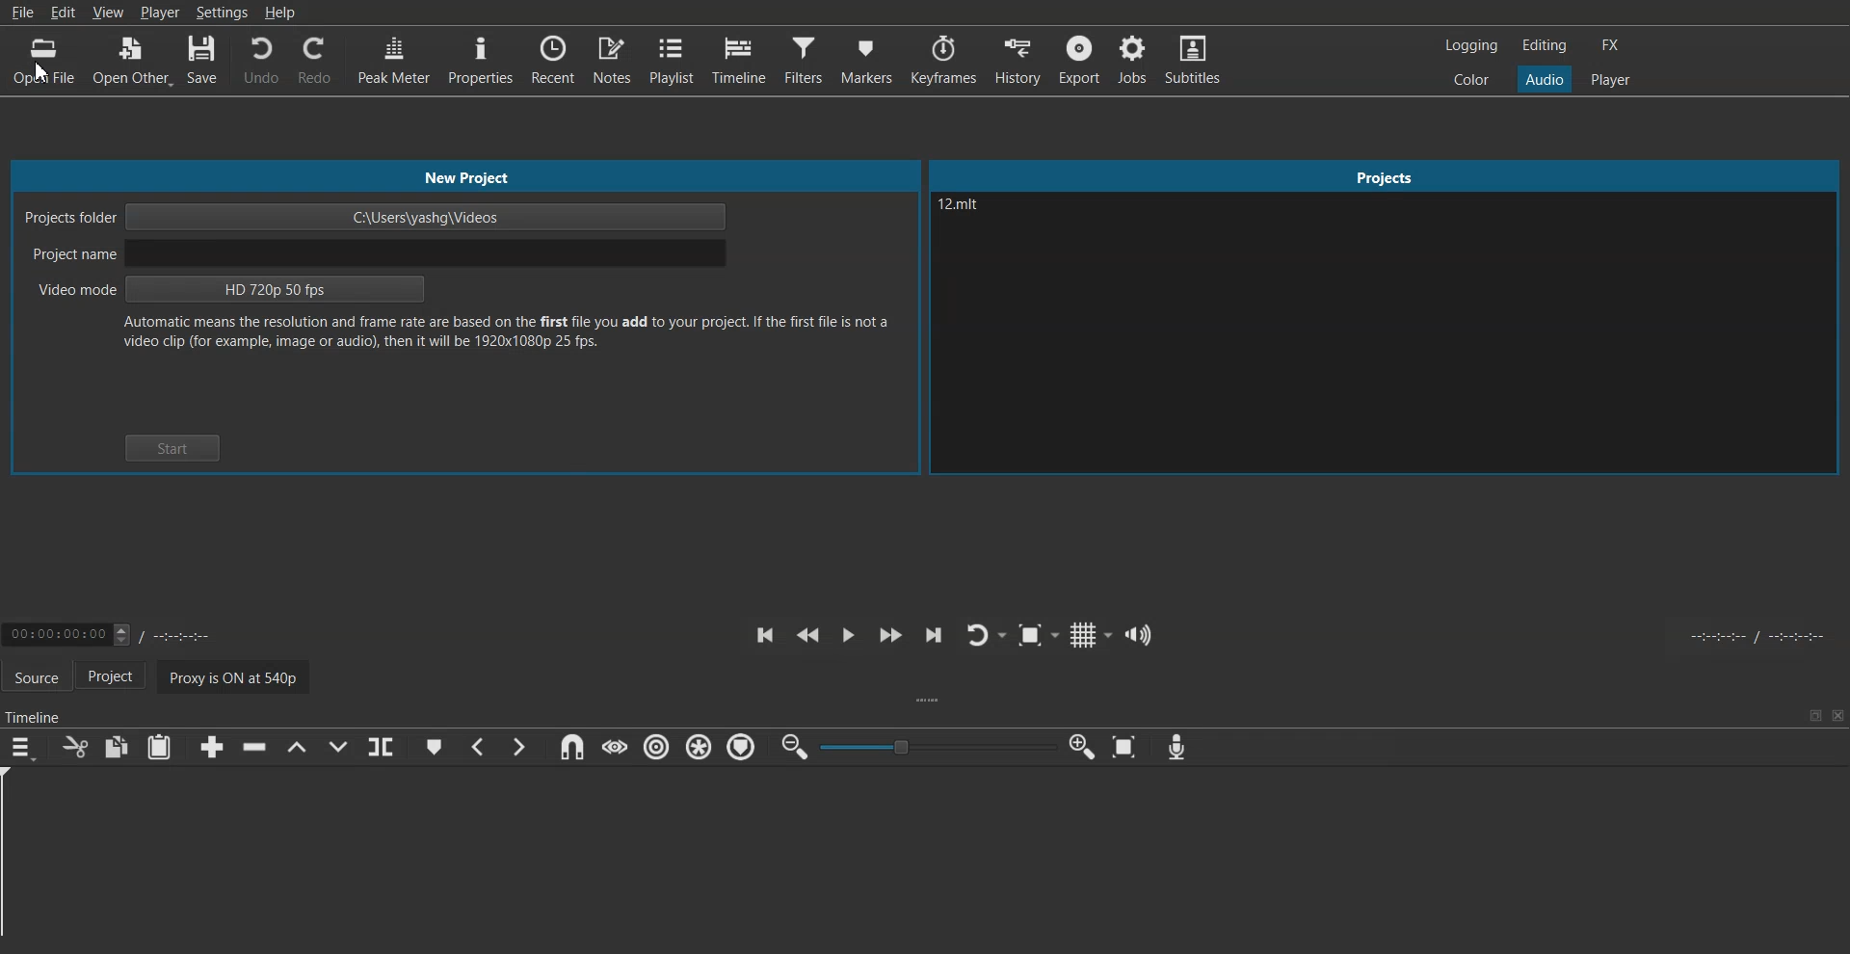  What do you see at coordinates (260, 61) in the screenshot?
I see `Undo` at bounding box center [260, 61].